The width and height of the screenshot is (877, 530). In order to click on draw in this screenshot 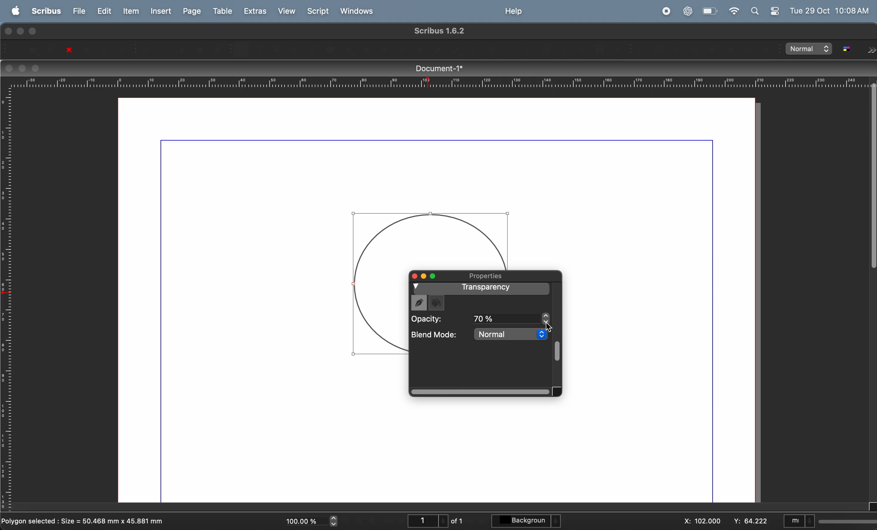, I will do `click(419, 302)`.